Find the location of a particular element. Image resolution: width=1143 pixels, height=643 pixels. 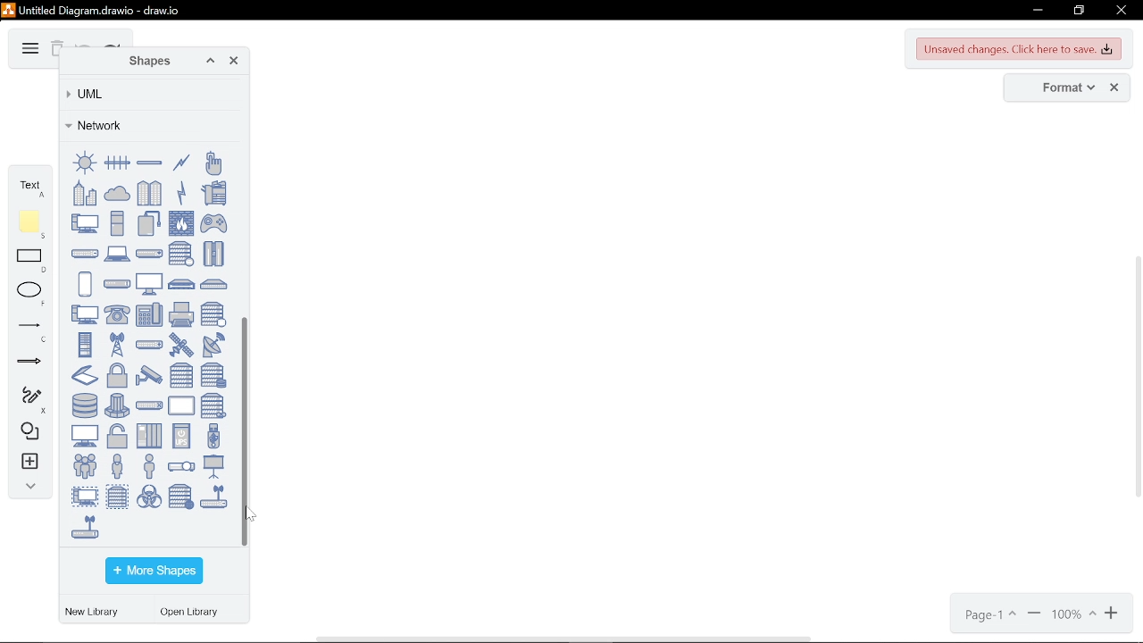

tablet is located at coordinates (181, 405).